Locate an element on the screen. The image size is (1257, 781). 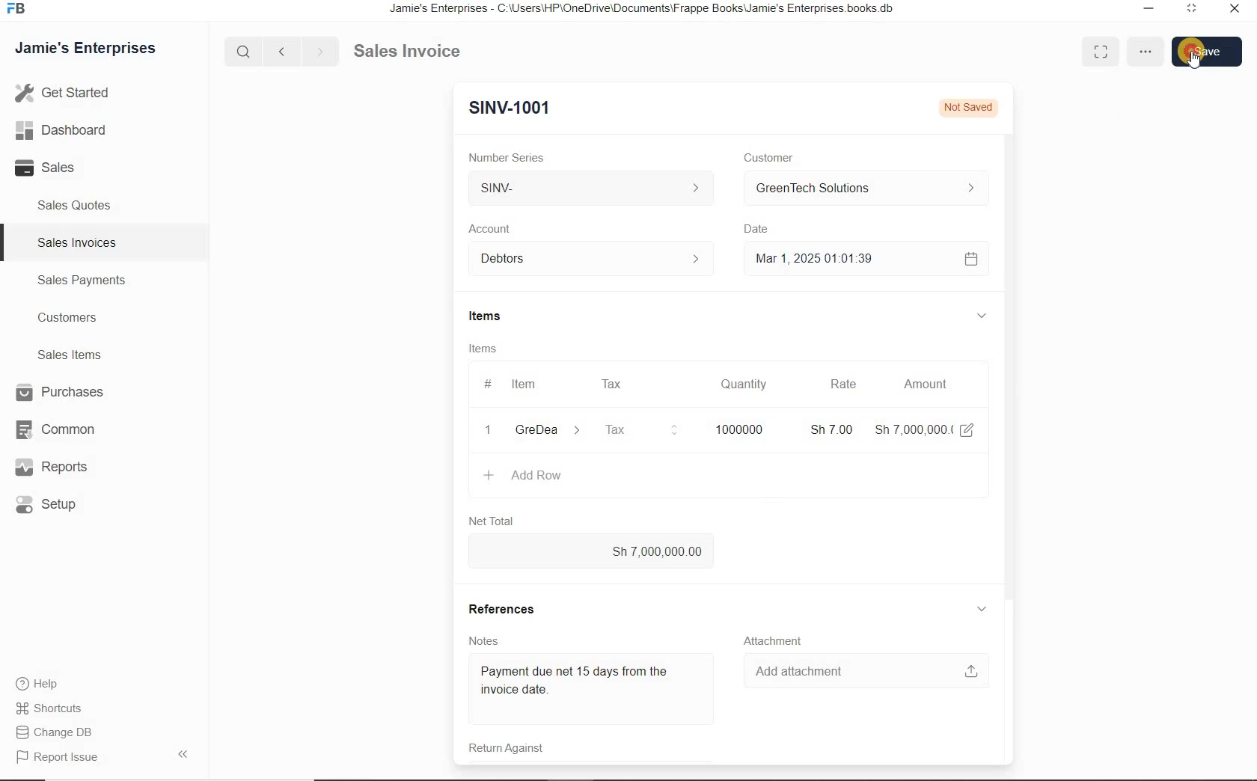
Customers is located at coordinates (65, 317).